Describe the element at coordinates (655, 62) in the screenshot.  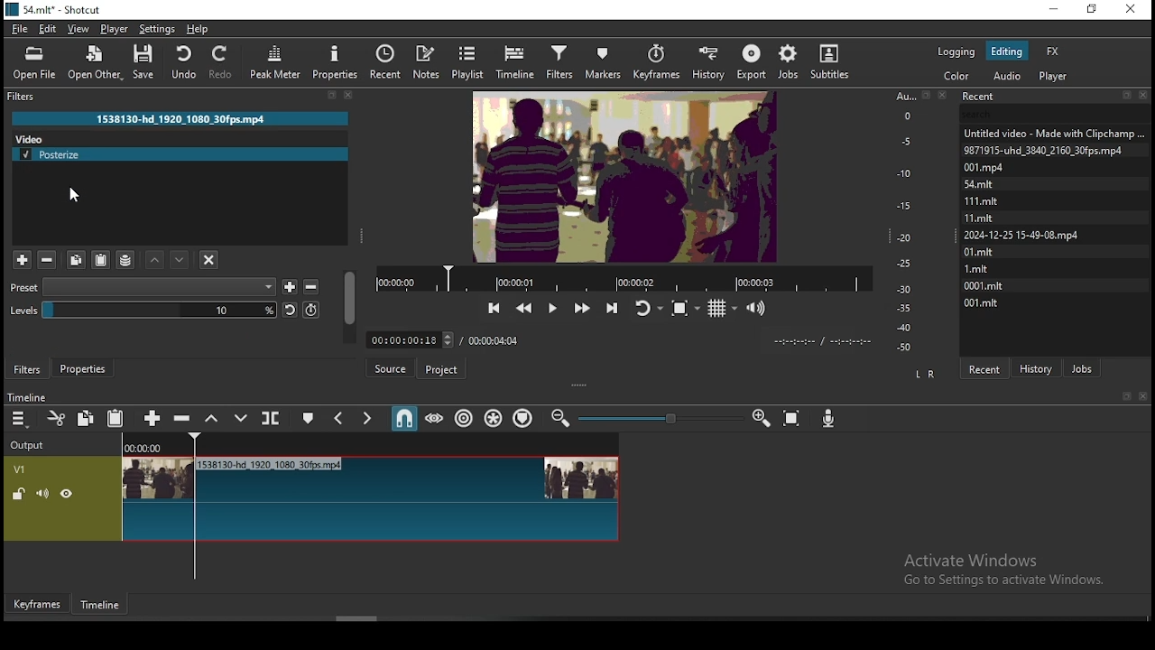
I see `keyframes` at that location.